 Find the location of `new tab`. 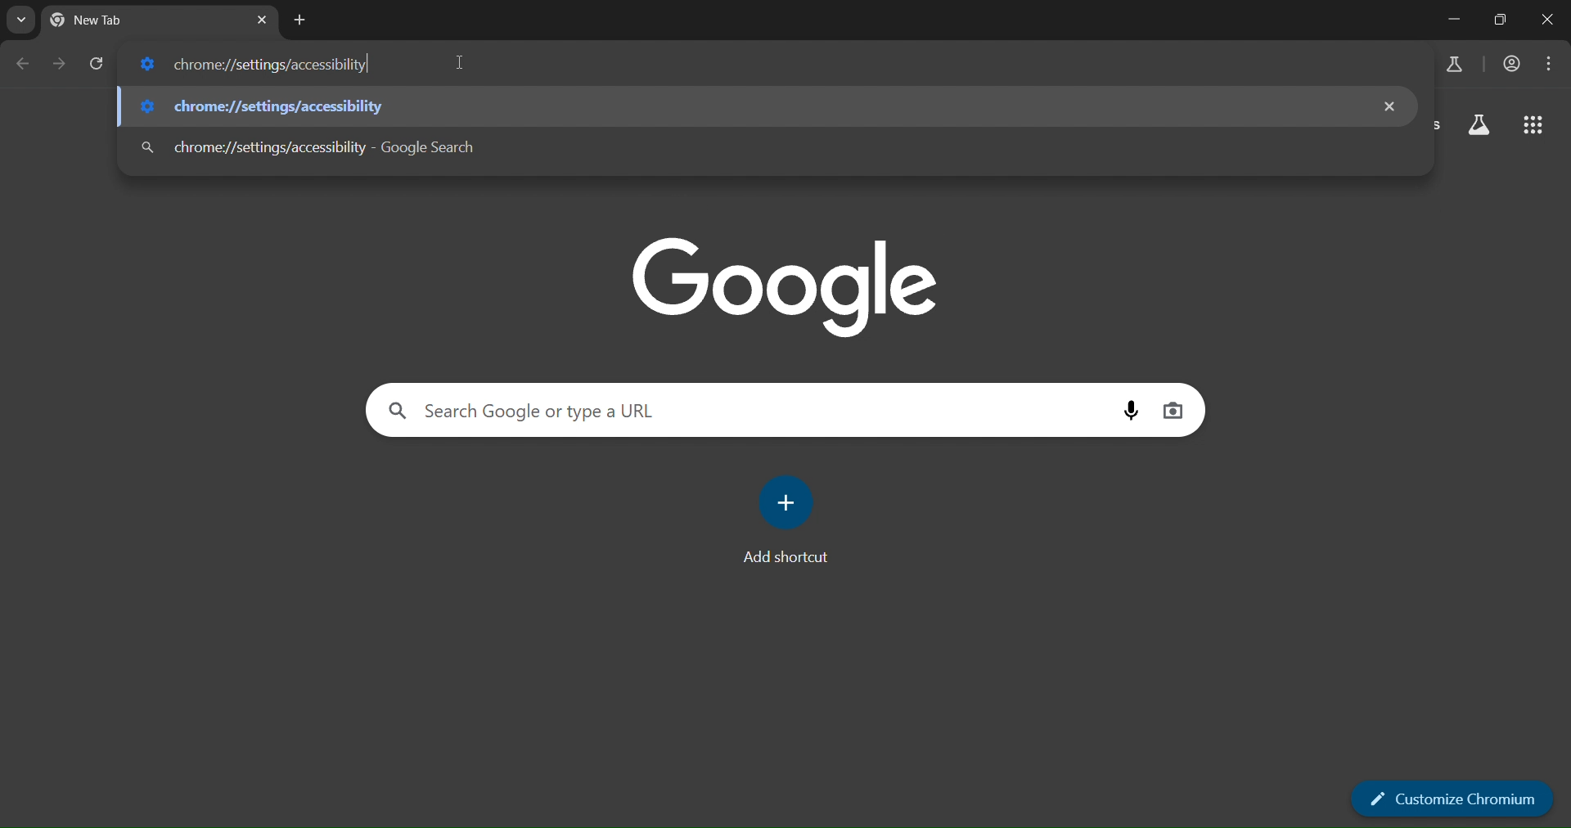

new tab is located at coordinates (300, 22).